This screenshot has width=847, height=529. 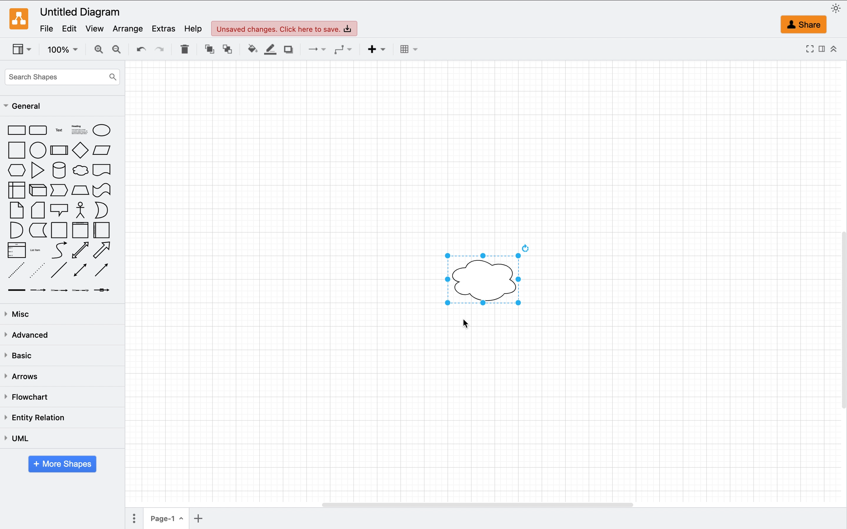 I want to click on link, so click(x=18, y=289).